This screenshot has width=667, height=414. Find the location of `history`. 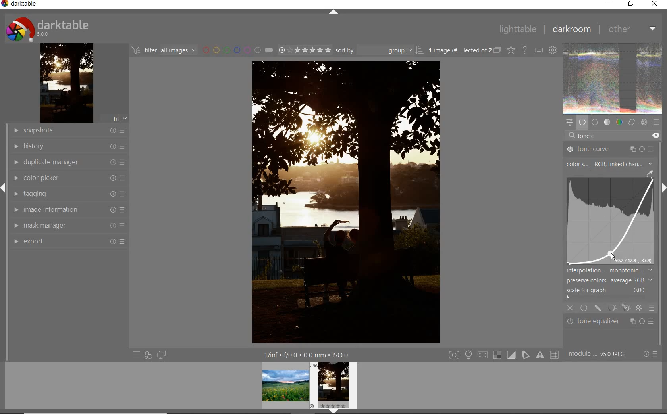

history is located at coordinates (67, 146).